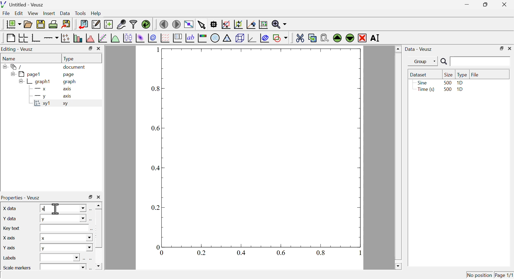 This screenshot has width=514, height=279. Describe the element at coordinates (22, 197) in the screenshot. I see `properties veusz` at that location.